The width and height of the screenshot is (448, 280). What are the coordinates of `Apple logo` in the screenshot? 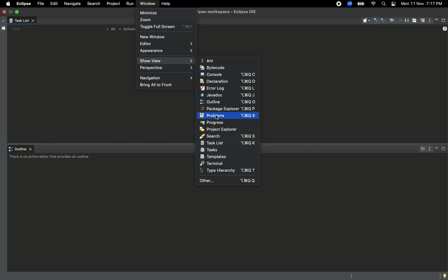 It's located at (8, 3).